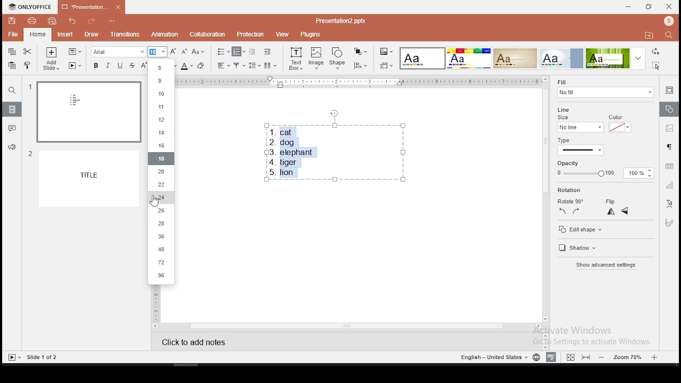  I want to click on theme , so click(468, 58).